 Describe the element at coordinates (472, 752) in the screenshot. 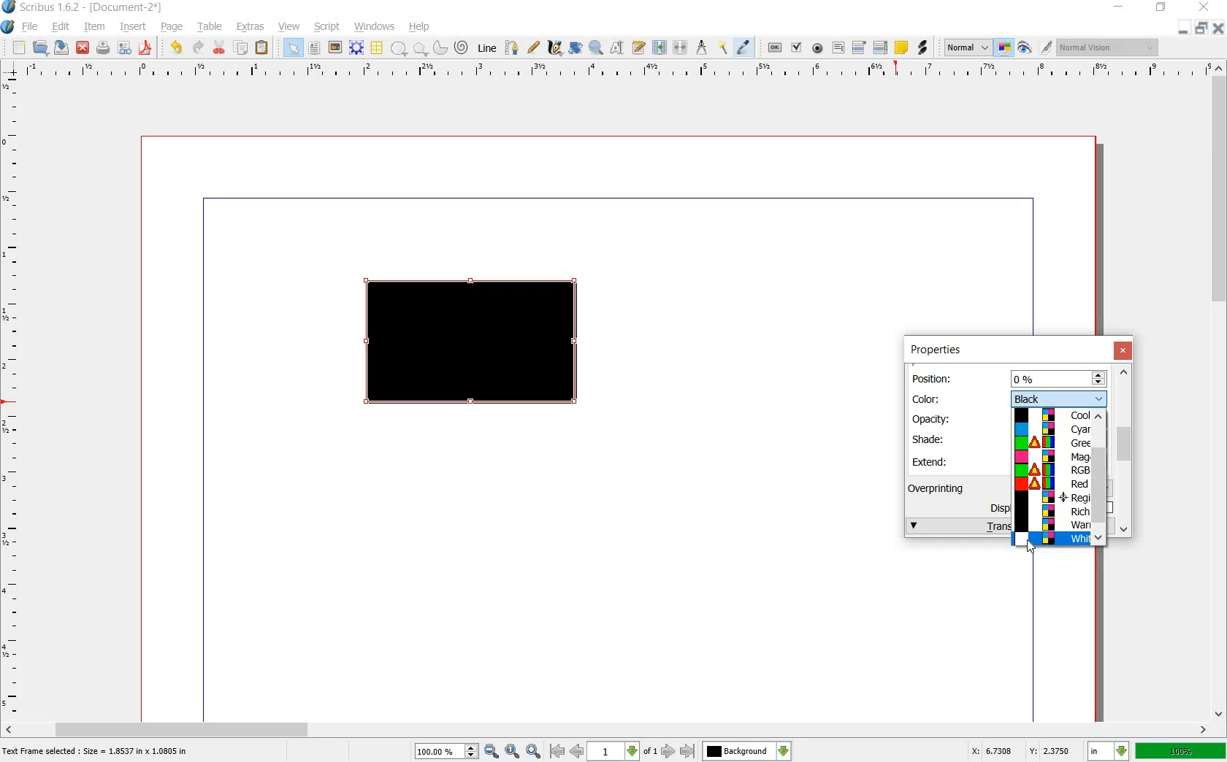

I see `Increase or decrease zoom value` at that location.